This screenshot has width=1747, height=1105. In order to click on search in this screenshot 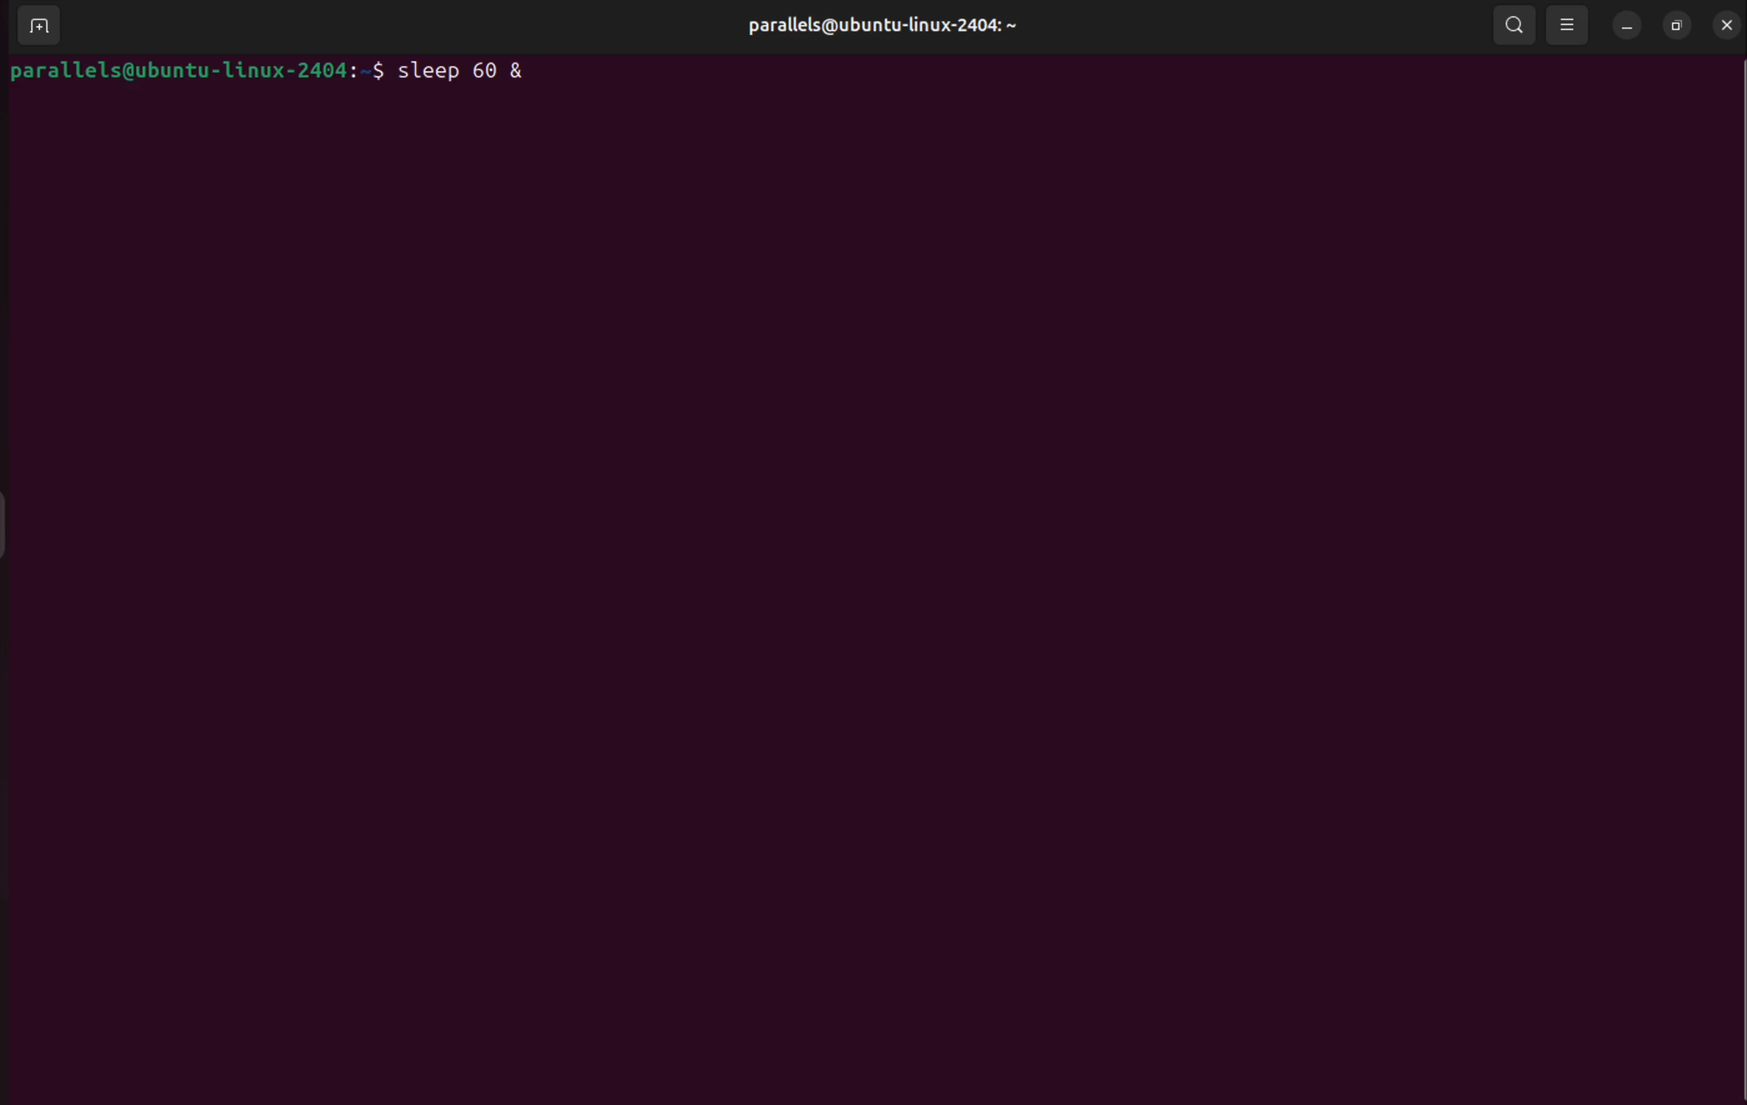, I will do `click(1510, 23)`.